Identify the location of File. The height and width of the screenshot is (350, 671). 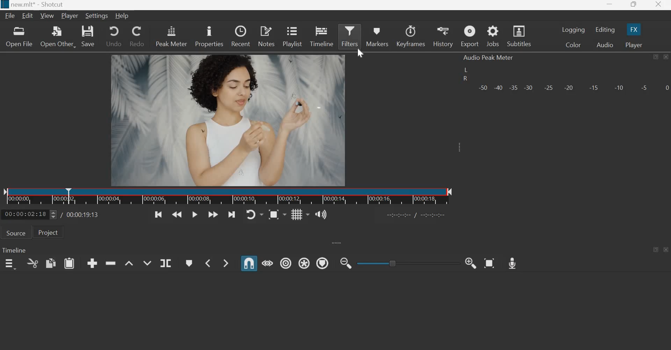
(10, 16).